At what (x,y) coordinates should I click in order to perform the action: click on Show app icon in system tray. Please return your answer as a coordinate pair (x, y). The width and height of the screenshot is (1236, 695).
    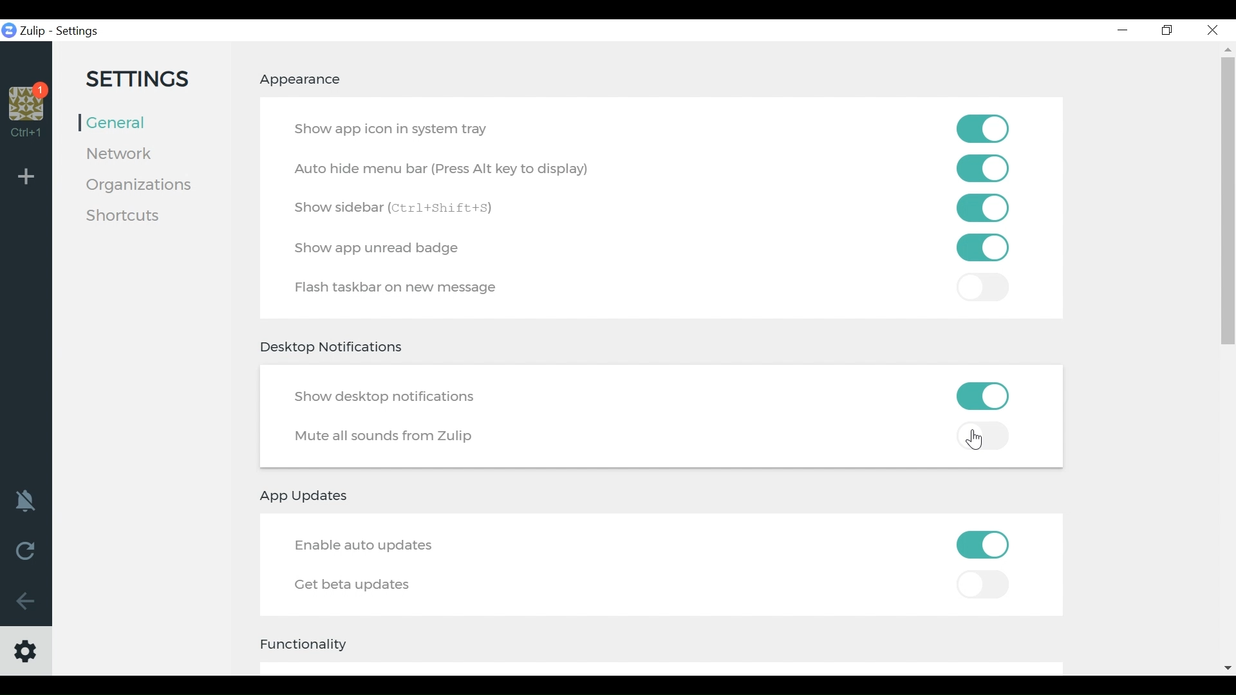
    Looking at the image, I should click on (395, 128).